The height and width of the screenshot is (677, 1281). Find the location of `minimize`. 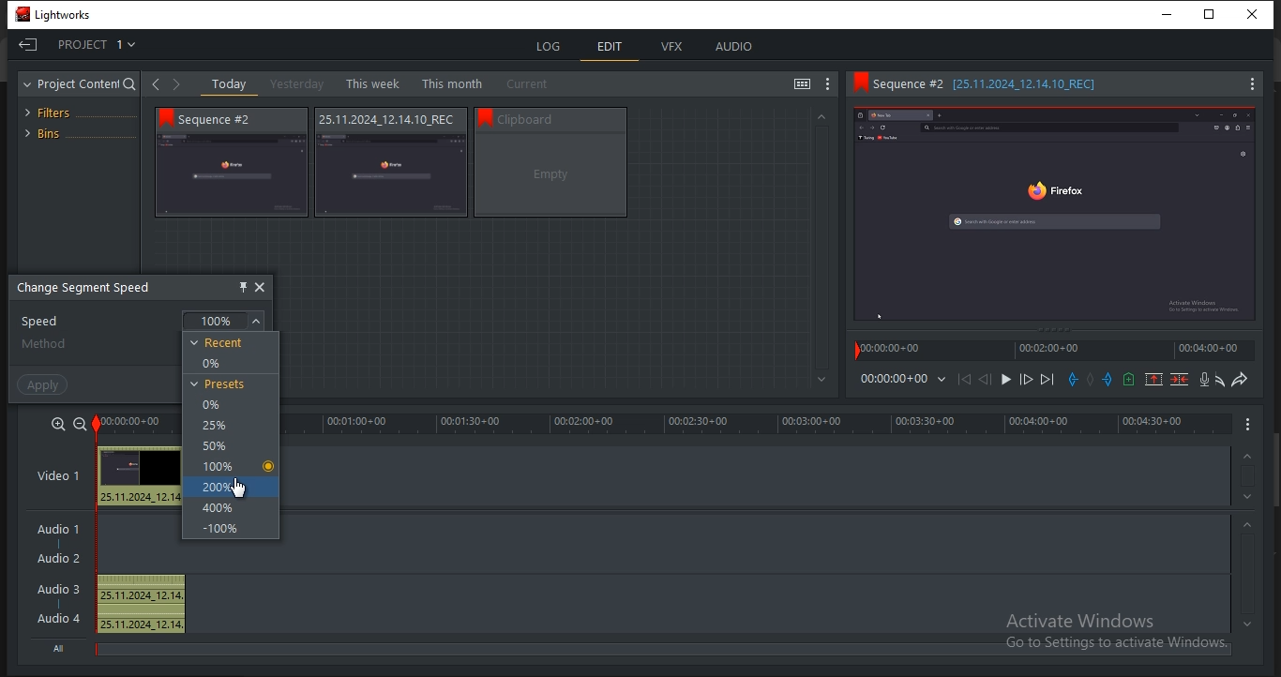

minimize is located at coordinates (1173, 13).